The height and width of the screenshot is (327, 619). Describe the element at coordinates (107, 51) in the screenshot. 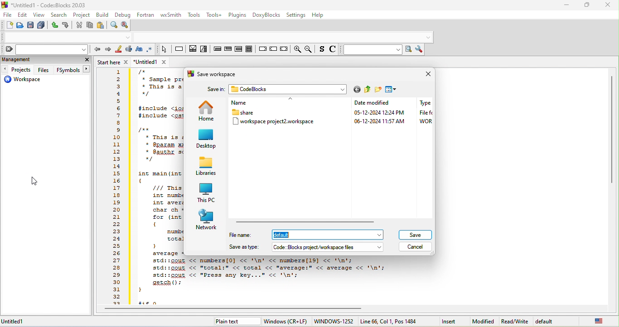

I see `next` at that location.